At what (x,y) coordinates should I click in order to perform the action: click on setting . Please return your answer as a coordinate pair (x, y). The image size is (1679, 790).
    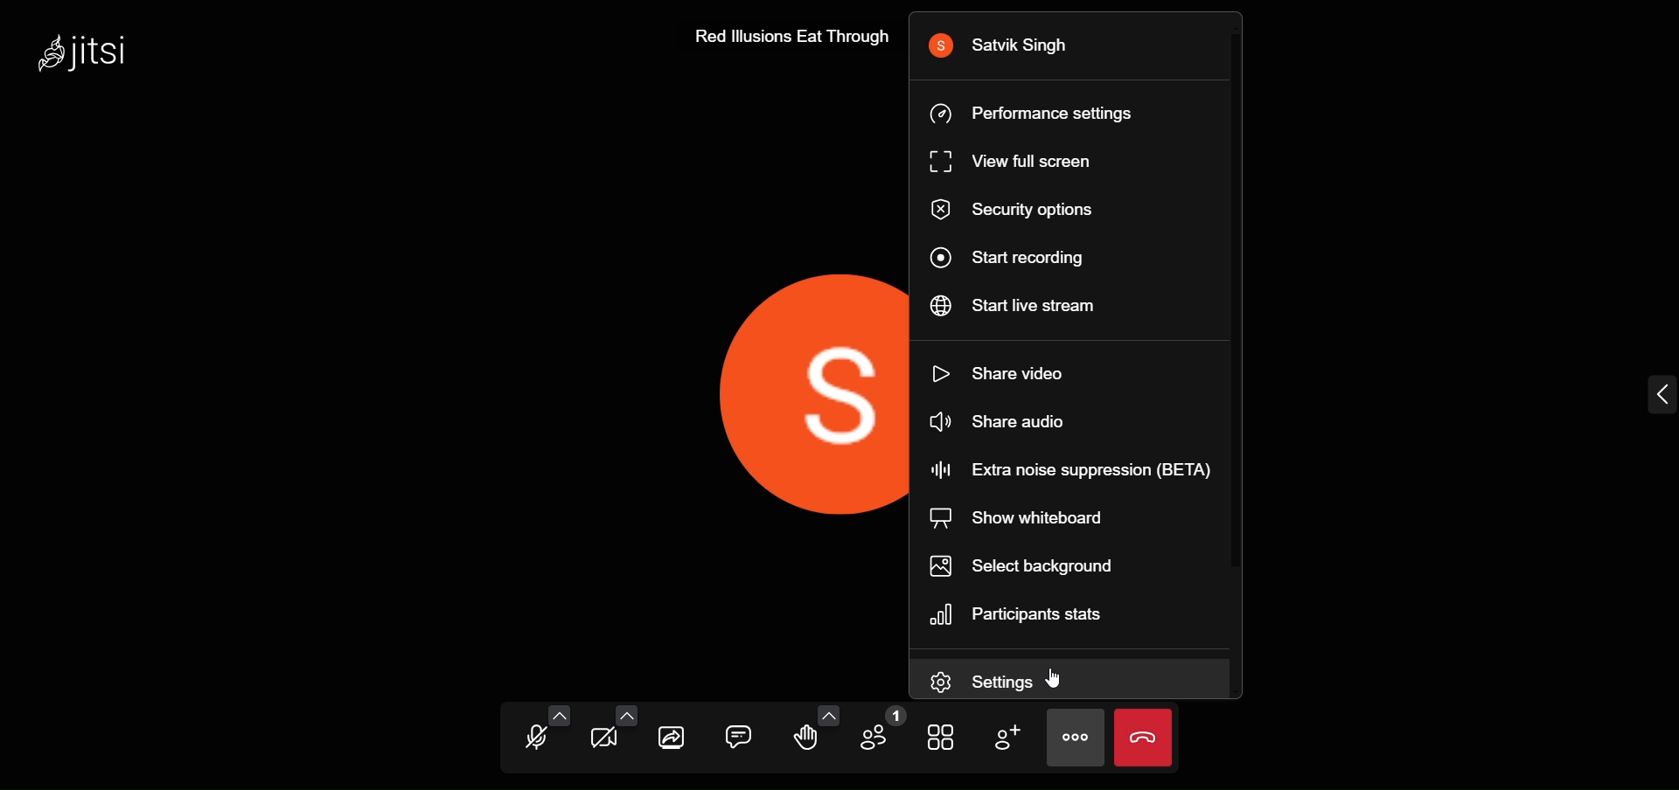
    Looking at the image, I should click on (993, 682).